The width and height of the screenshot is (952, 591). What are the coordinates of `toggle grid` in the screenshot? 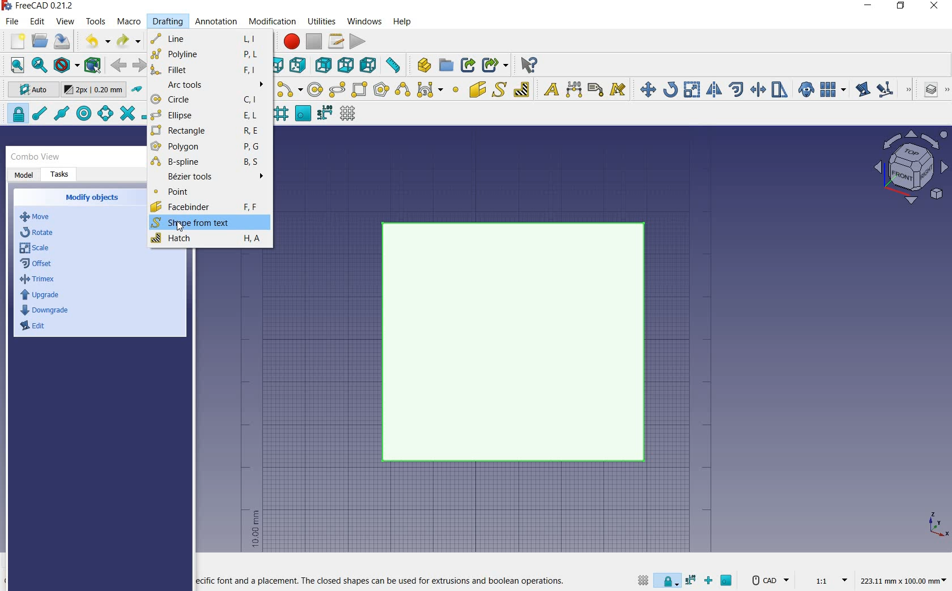 It's located at (349, 114).